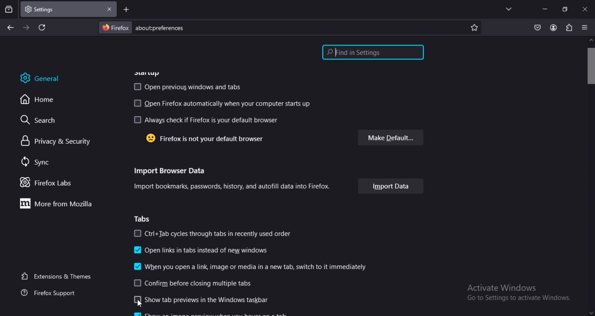 This screenshot has height=316, width=595. Describe the element at coordinates (536, 26) in the screenshot. I see `save to pocket` at that location.